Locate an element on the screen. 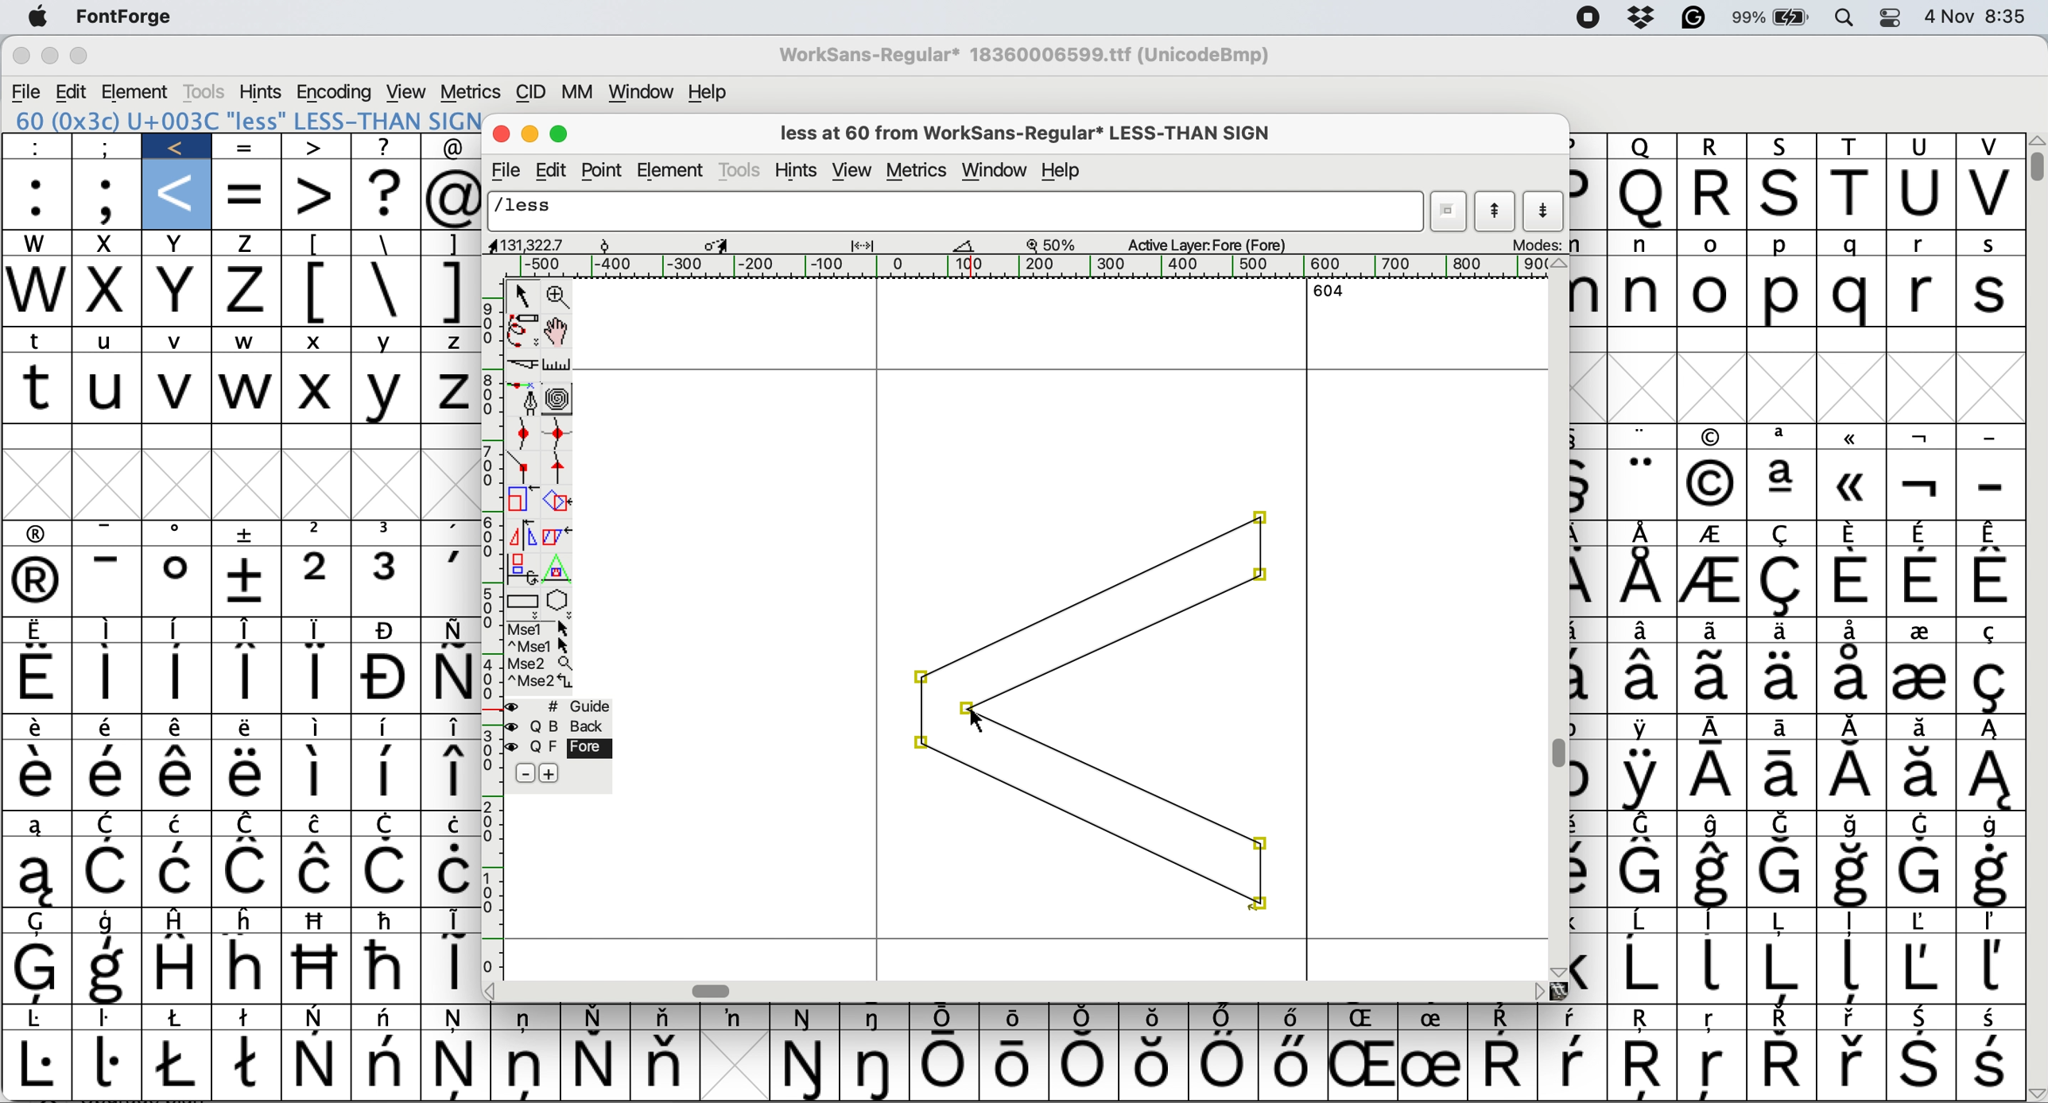  x is located at coordinates (316, 342).